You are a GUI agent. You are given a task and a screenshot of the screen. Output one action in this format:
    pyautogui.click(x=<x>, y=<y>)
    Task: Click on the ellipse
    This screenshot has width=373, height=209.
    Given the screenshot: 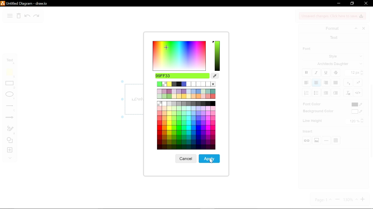 What is the action you would take?
    pyautogui.click(x=8, y=95)
    